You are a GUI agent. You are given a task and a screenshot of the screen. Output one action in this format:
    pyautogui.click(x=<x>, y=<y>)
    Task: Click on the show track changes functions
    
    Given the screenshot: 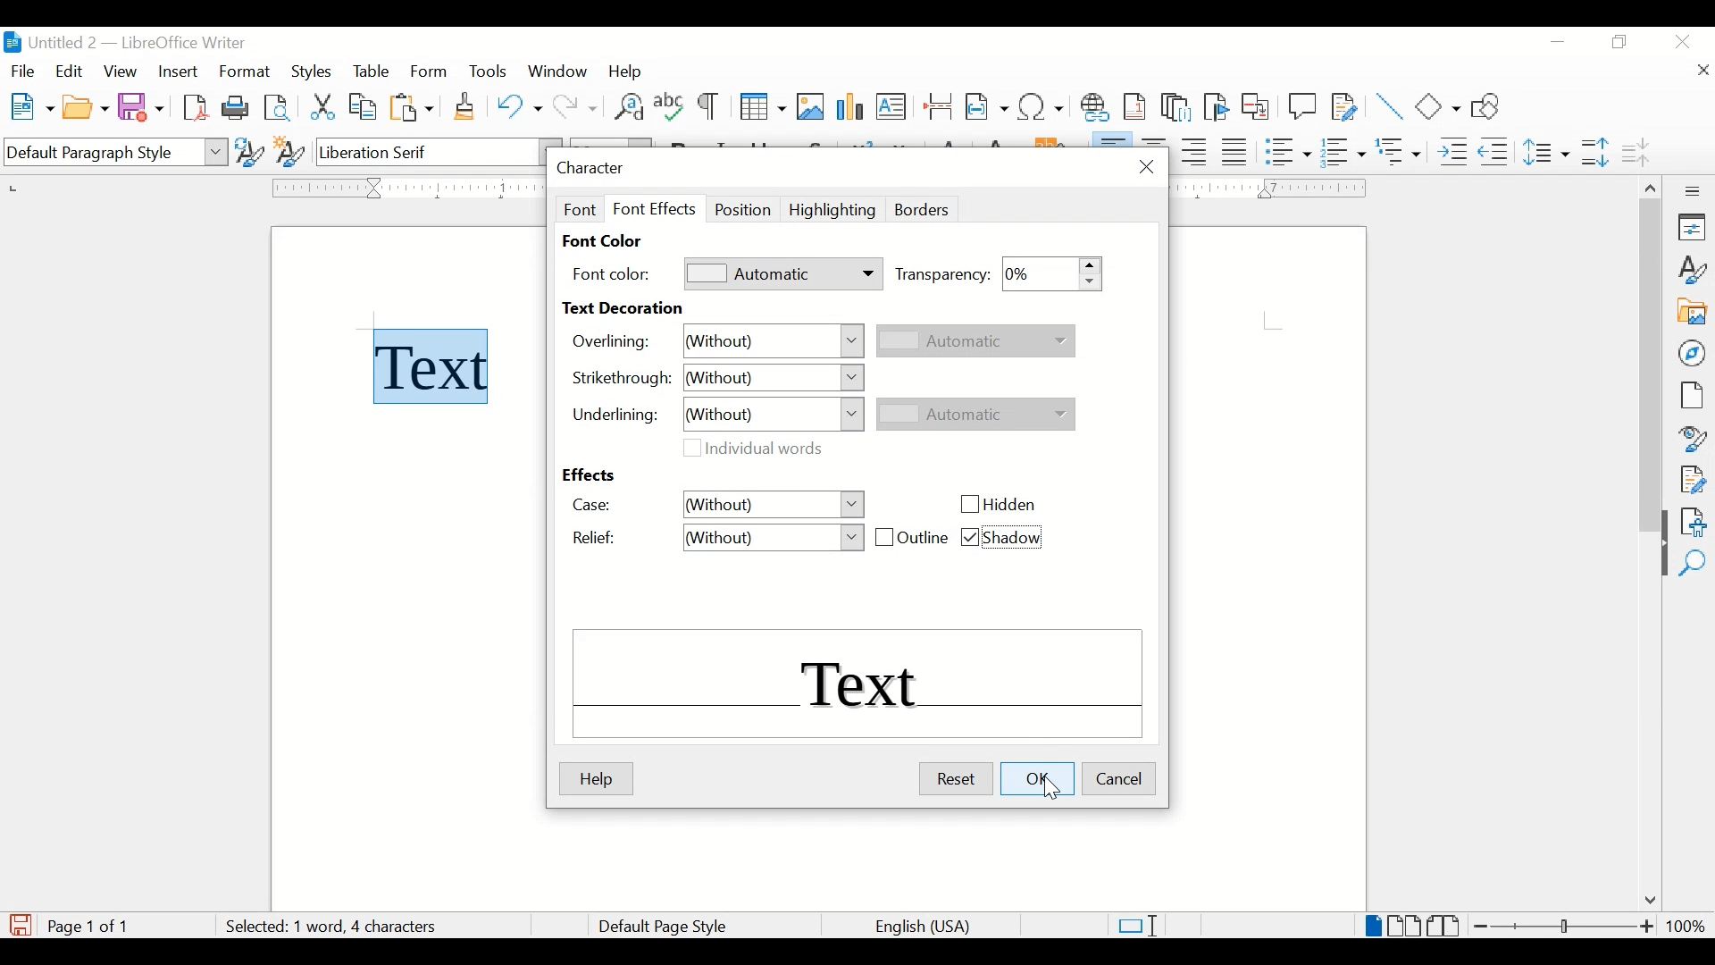 What is the action you would take?
    pyautogui.click(x=1344, y=105)
    